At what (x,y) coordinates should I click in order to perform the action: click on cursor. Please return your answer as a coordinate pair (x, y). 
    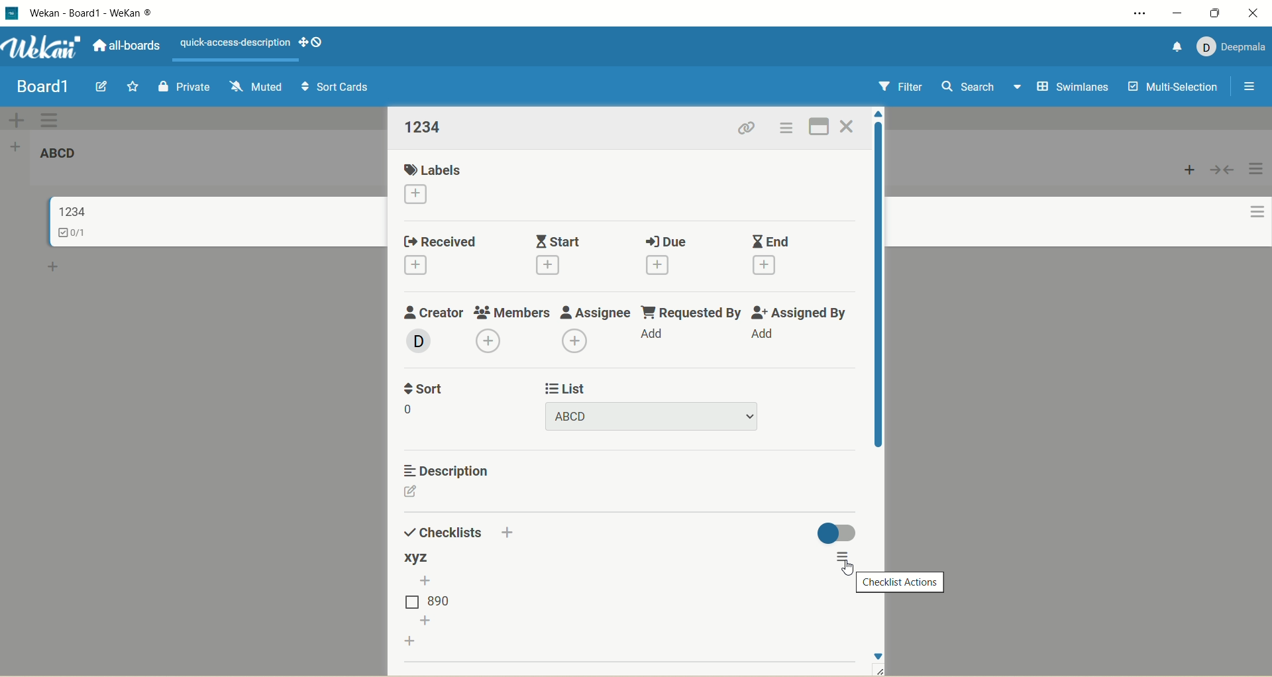
    Looking at the image, I should click on (845, 568).